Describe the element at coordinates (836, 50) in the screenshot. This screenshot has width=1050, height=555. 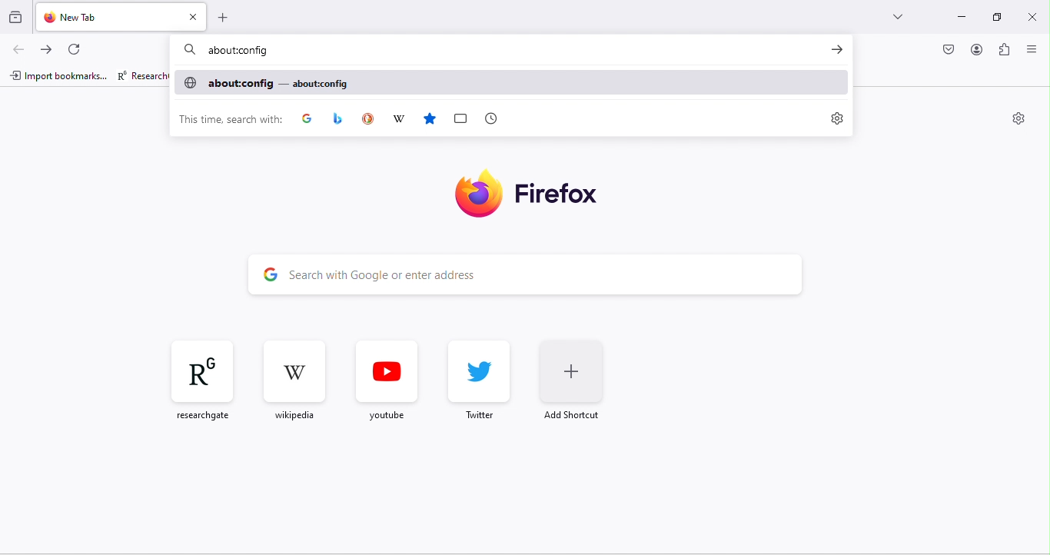
I see `go` at that location.